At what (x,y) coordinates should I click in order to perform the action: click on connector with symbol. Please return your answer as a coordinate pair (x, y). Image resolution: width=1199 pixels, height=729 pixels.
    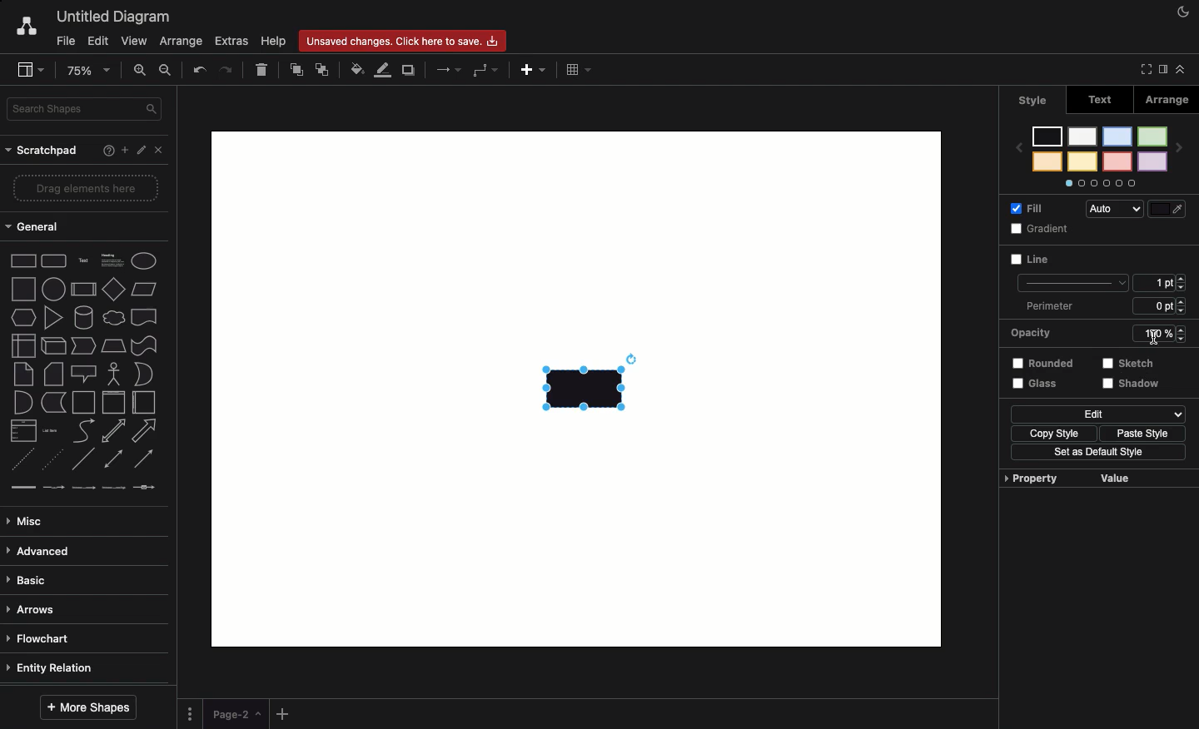
    Looking at the image, I should click on (147, 489).